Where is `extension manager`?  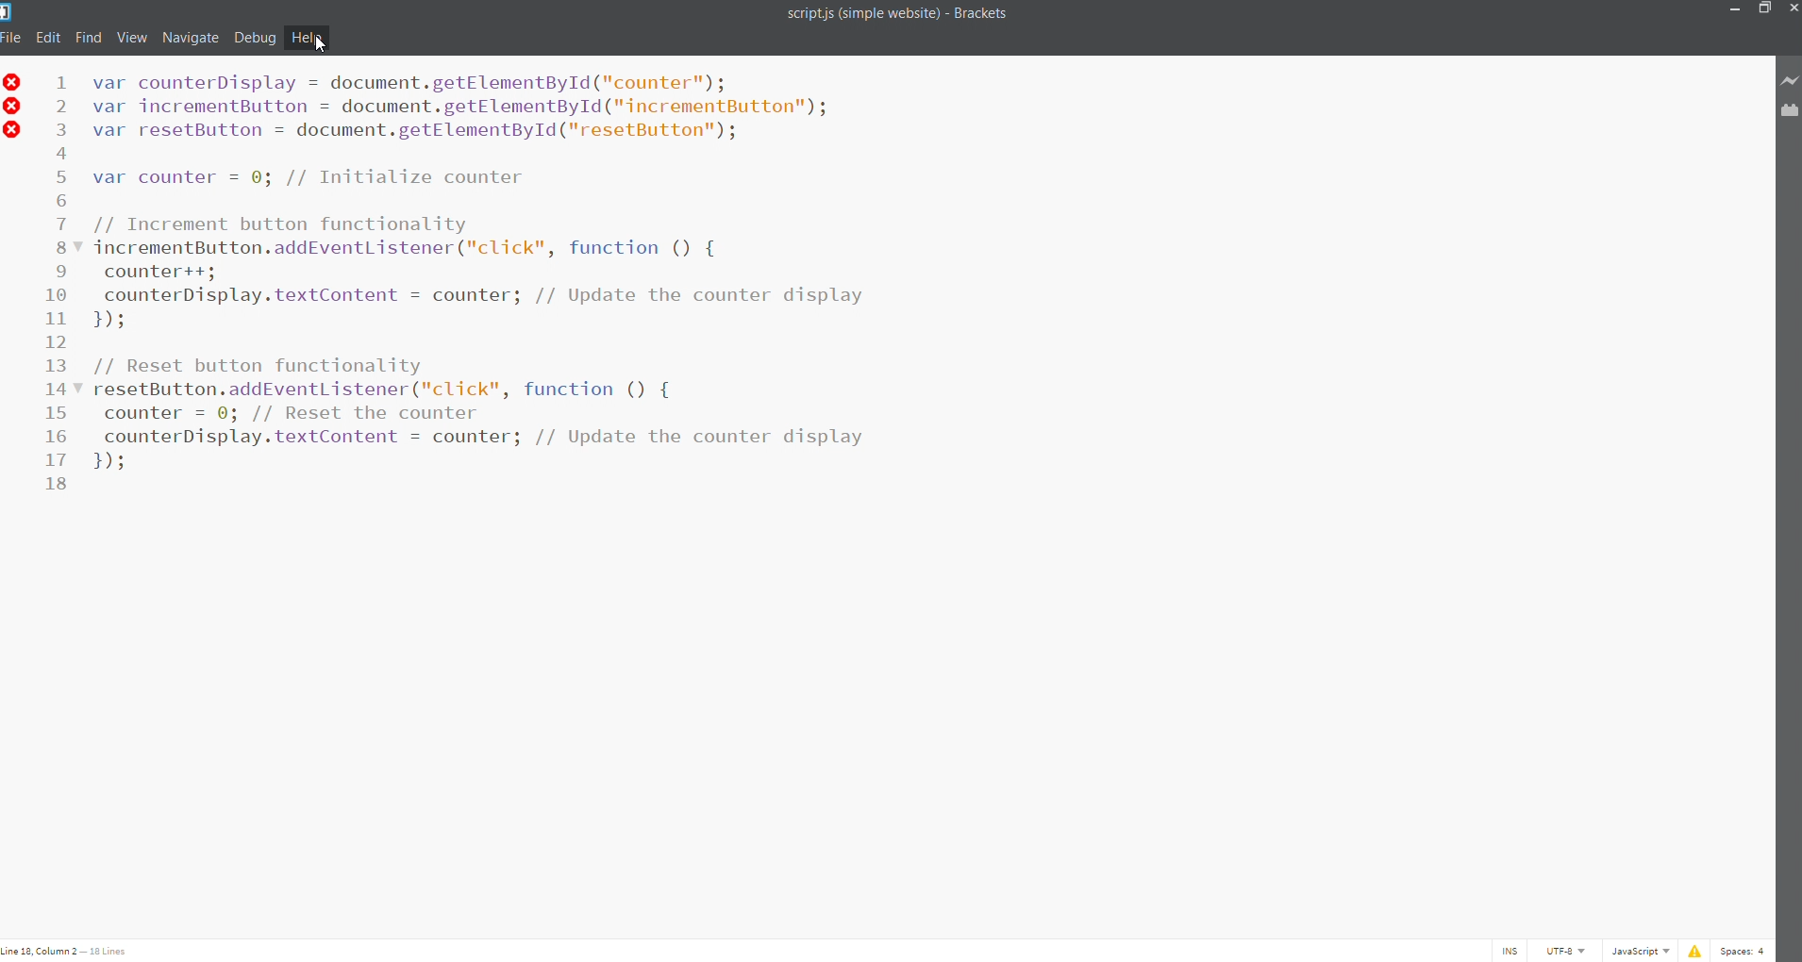 extension manager is located at coordinates (1789, 112).